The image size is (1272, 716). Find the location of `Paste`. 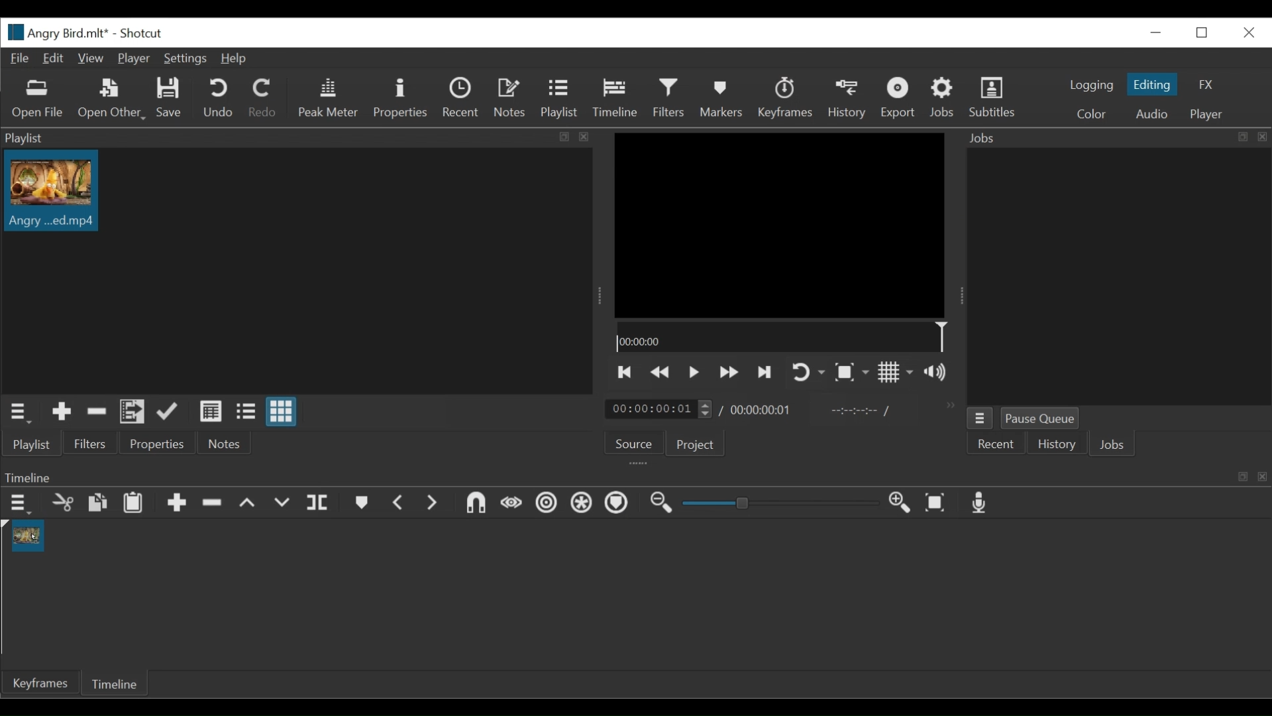

Paste is located at coordinates (136, 505).